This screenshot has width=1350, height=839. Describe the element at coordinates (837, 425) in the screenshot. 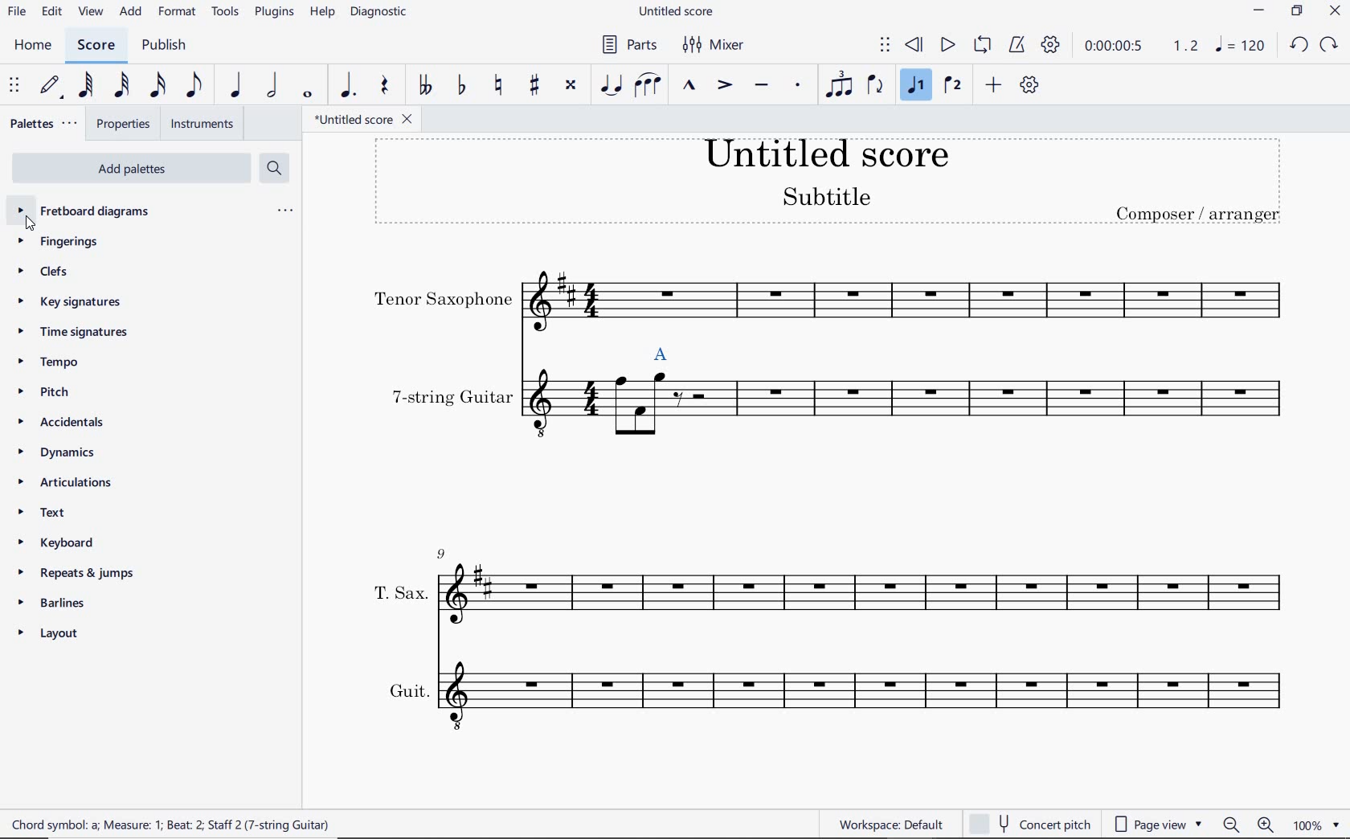

I see `INSTRUMENT: 7-STRING GUITAR` at that location.